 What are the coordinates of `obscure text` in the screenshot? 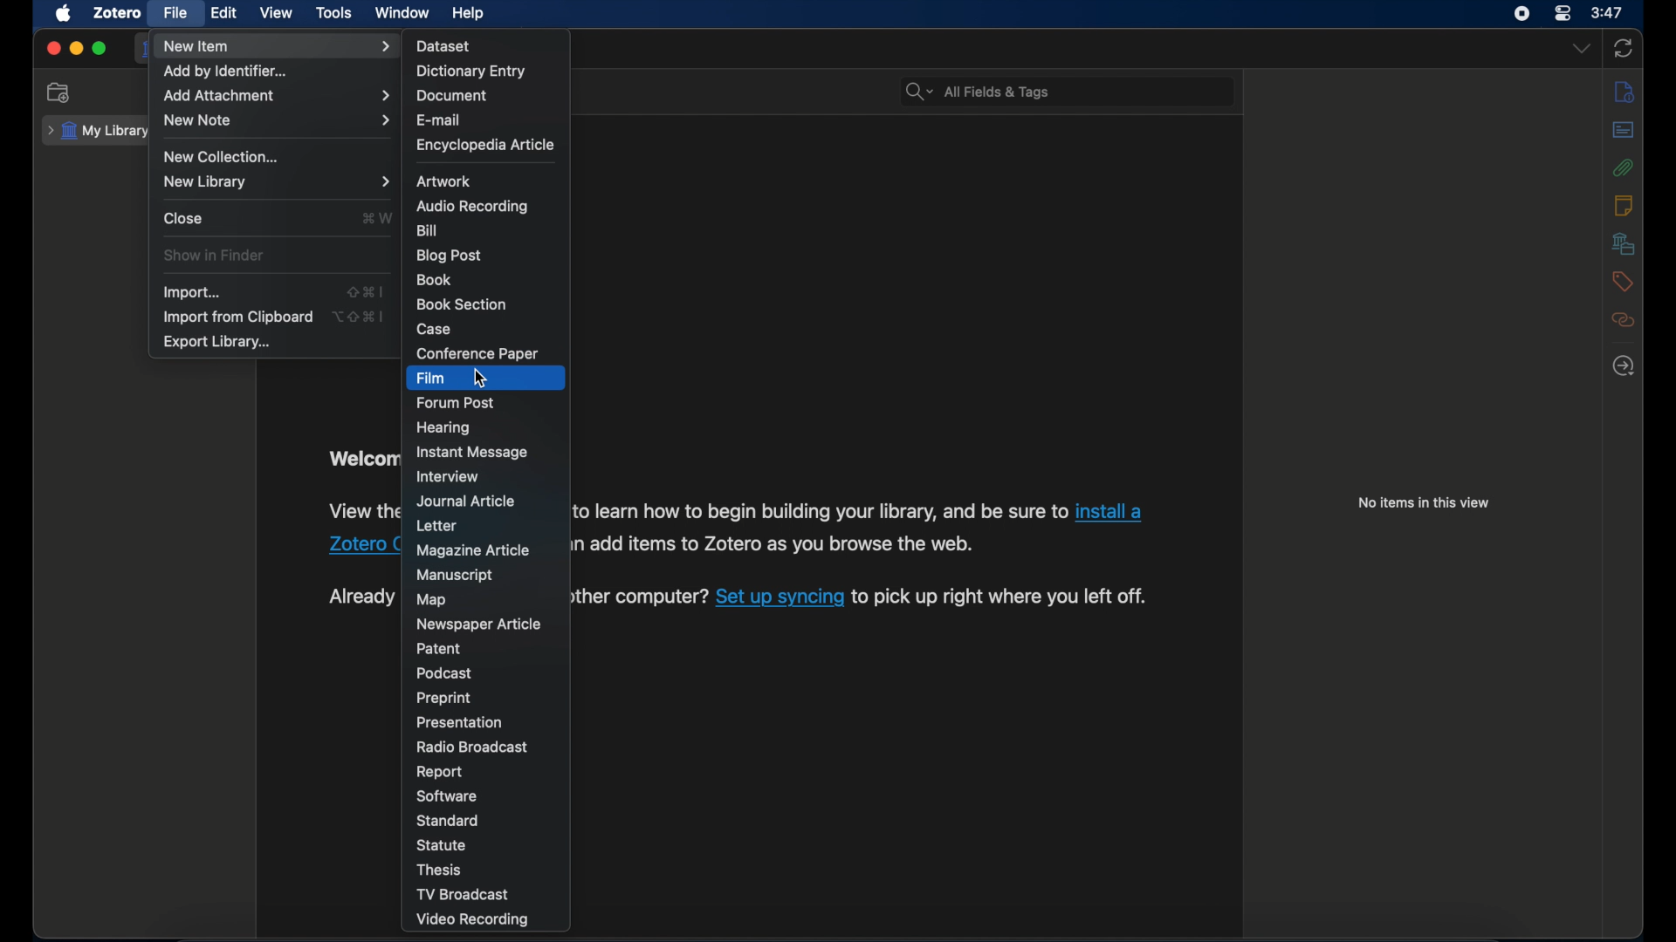 It's located at (361, 597).